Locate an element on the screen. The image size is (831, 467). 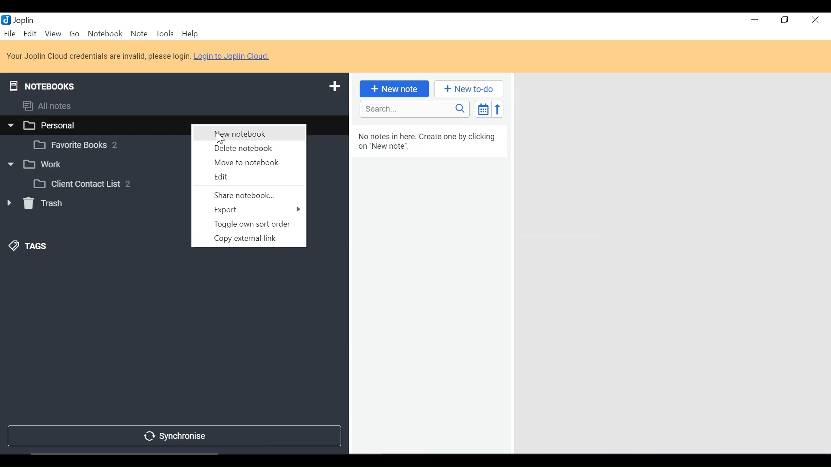
Joplin is located at coordinates (25, 20).